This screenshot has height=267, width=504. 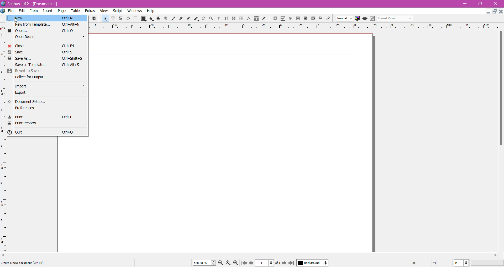 What do you see at coordinates (152, 18) in the screenshot?
I see `icon` at bounding box center [152, 18].